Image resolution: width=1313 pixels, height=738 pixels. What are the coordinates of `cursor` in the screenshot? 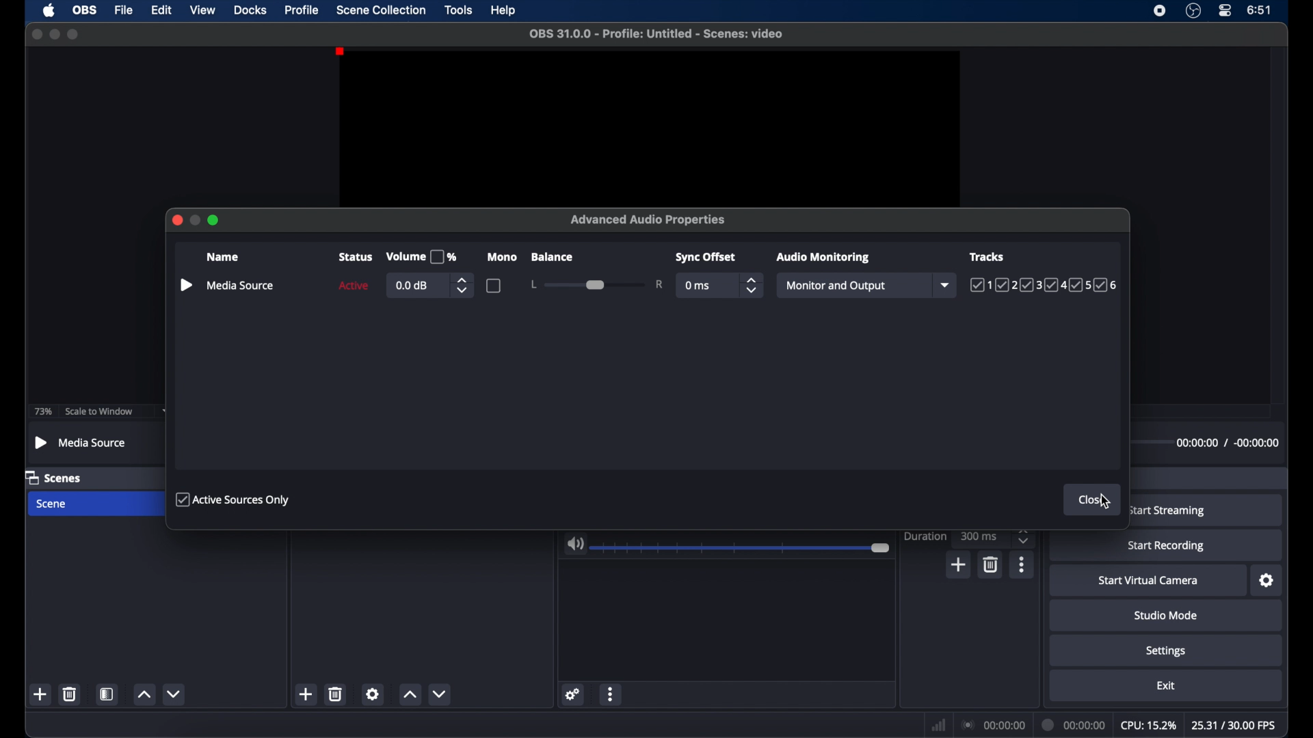 It's located at (1105, 501).